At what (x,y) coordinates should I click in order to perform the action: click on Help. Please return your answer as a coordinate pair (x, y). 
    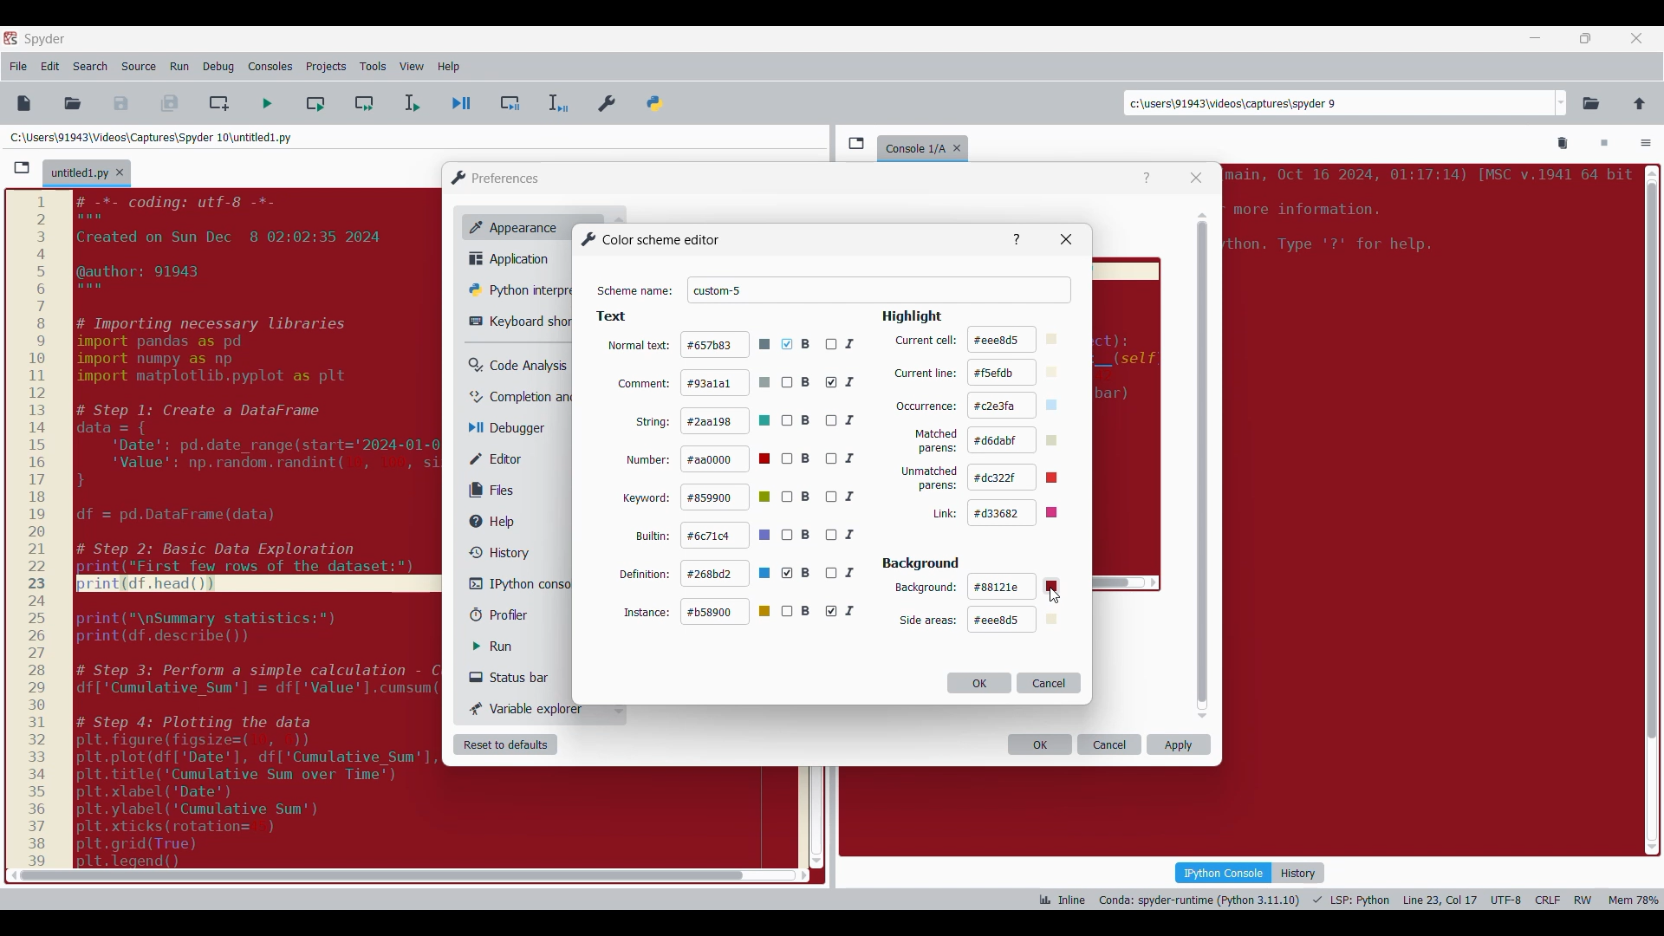
    Looking at the image, I should click on (500, 522).